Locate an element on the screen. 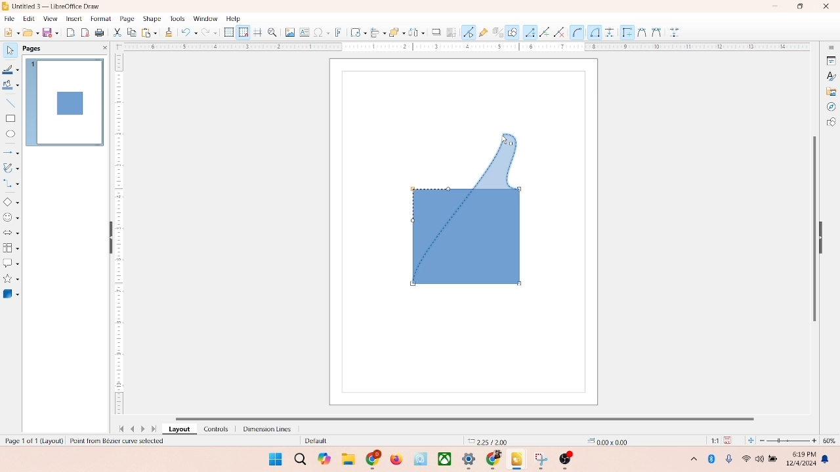  Circle or Ellipse tool (Arc-specific) is located at coordinates (577, 33).